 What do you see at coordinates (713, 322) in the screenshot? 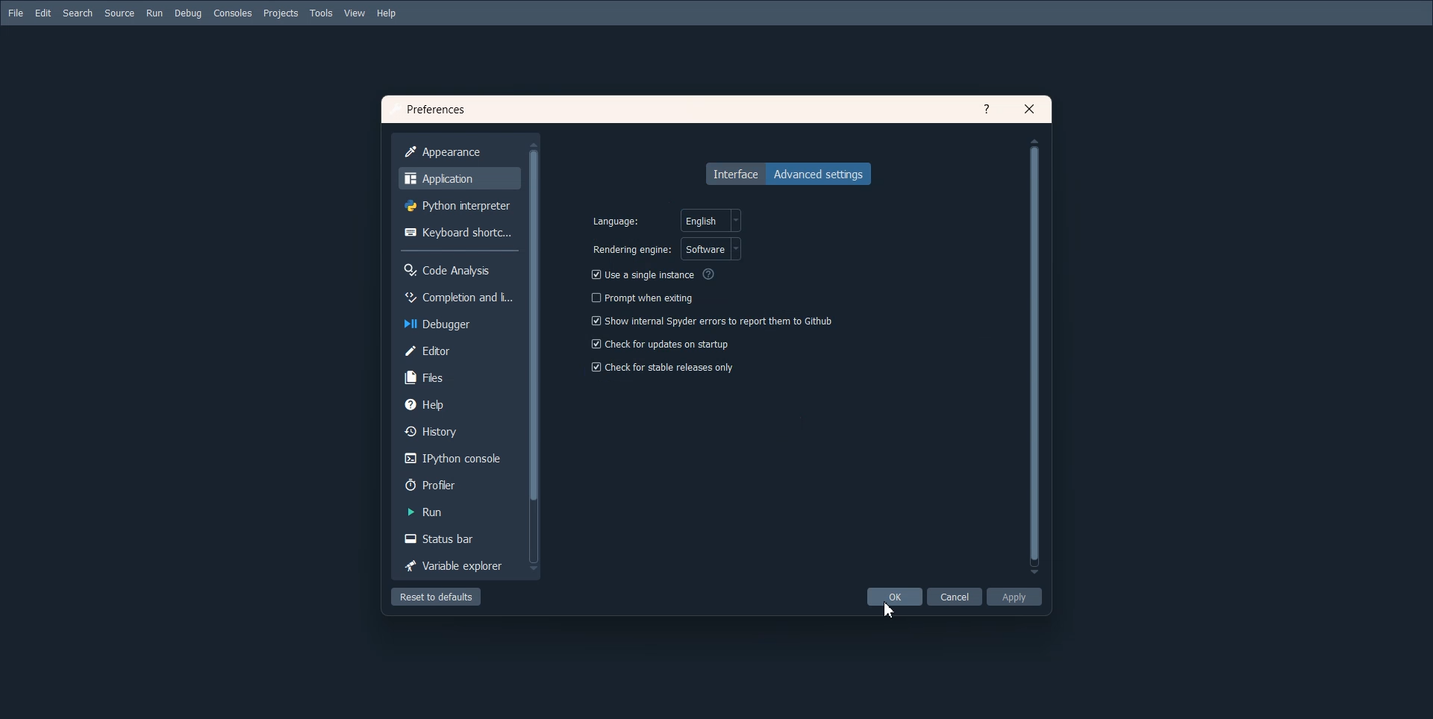
I see `Show internal spyder errors to report them to Github` at bounding box center [713, 322].